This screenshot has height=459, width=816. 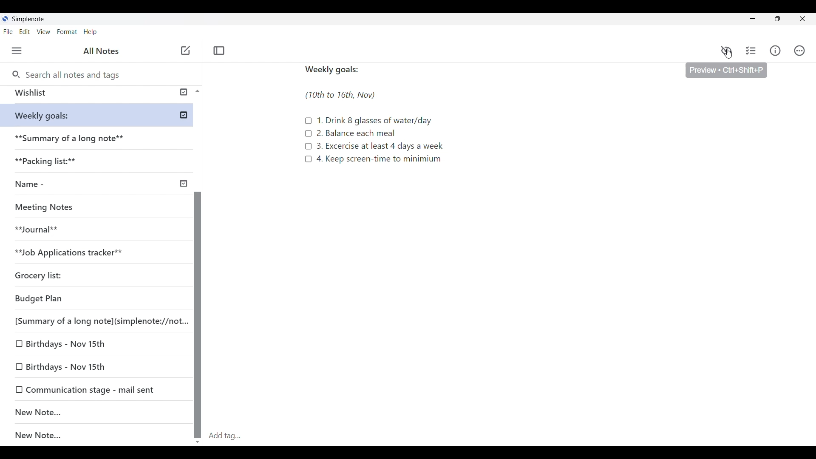 What do you see at coordinates (308, 146) in the screenshot?
I see `Checklist icon` at bounding box center [308, 146].